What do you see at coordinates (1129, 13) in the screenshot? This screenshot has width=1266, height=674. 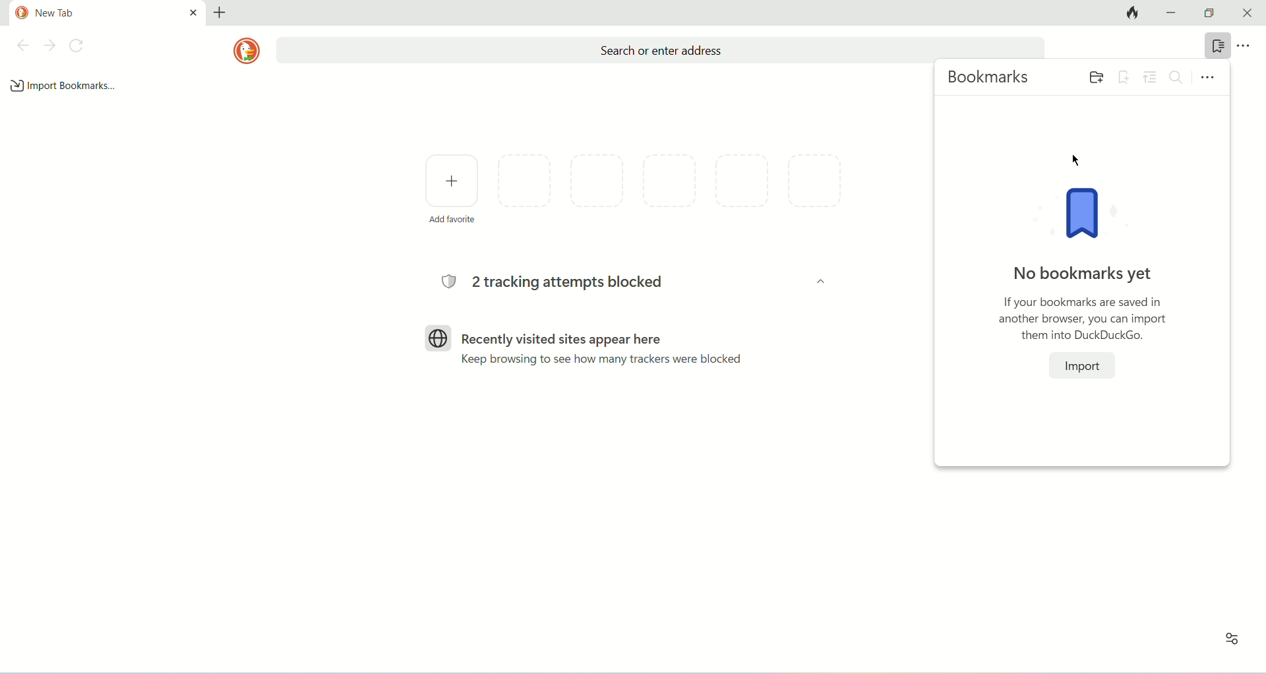 I see `close tabs and clear data` at bounding box center [1129, 13].